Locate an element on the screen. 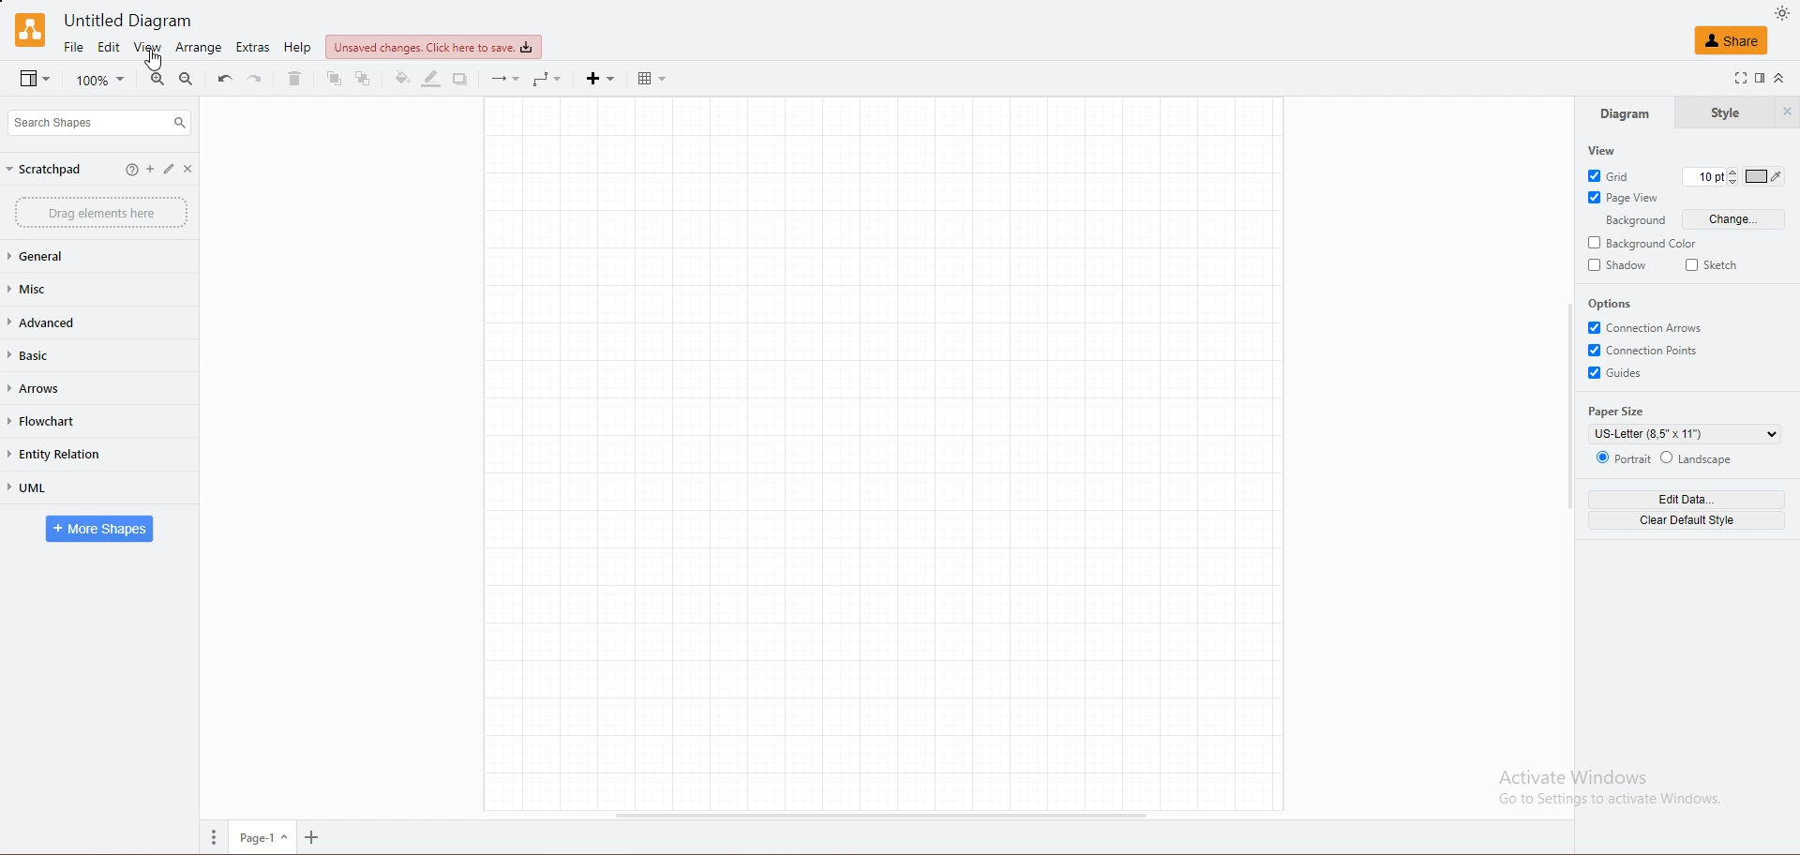 The image size is (1800, 855). share is located at coordinates (1731, 41).